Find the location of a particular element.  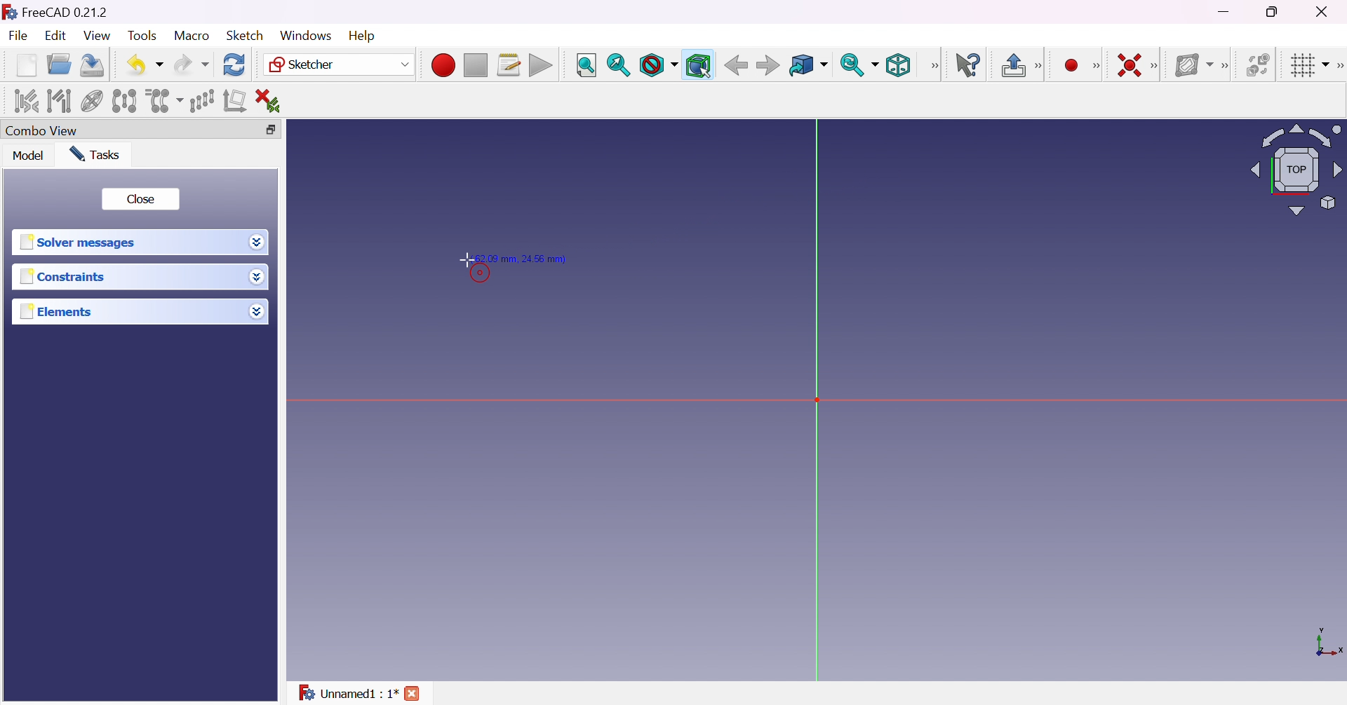

Viewing angle is located at coordinates (1294, 171).